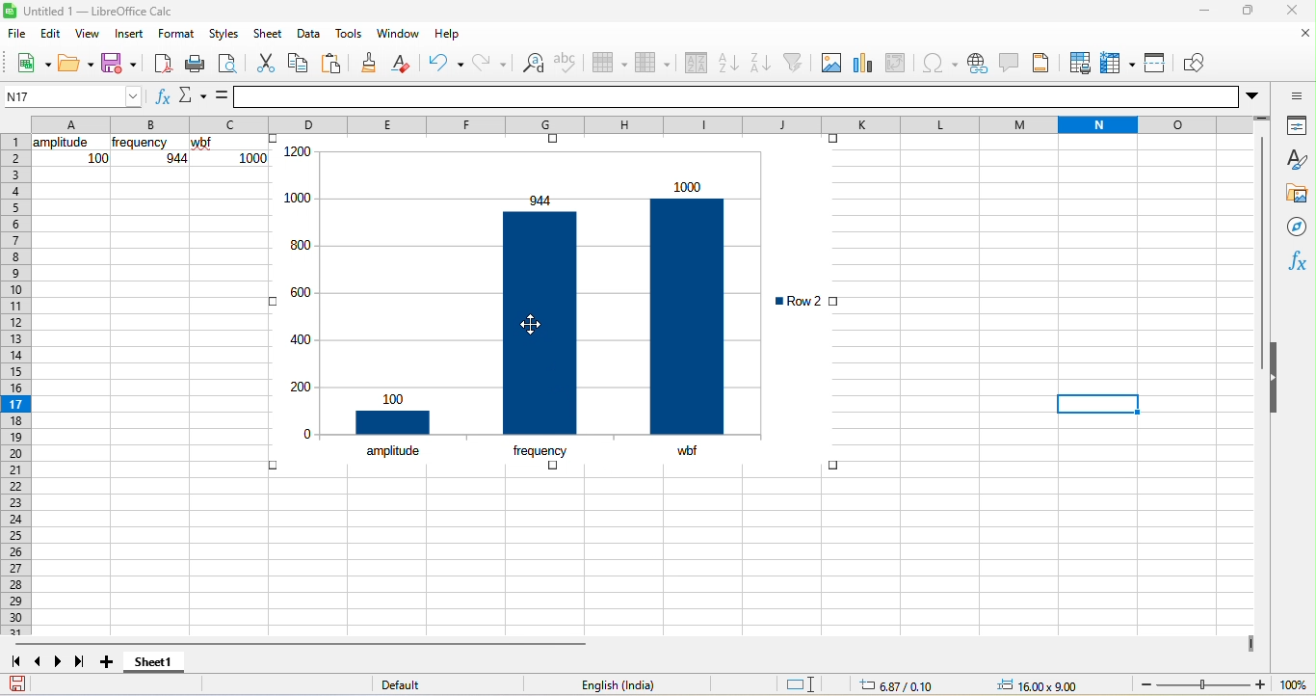 This screenshot has width=1316, height=696. What do you see at coordinates (1276, 382) in the screenshot?
I see `hide` at bounding box center [1276, 382].